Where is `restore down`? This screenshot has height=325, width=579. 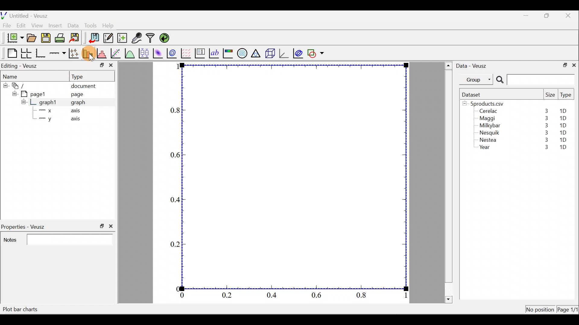 restore down is located at coordinates (563, 64).